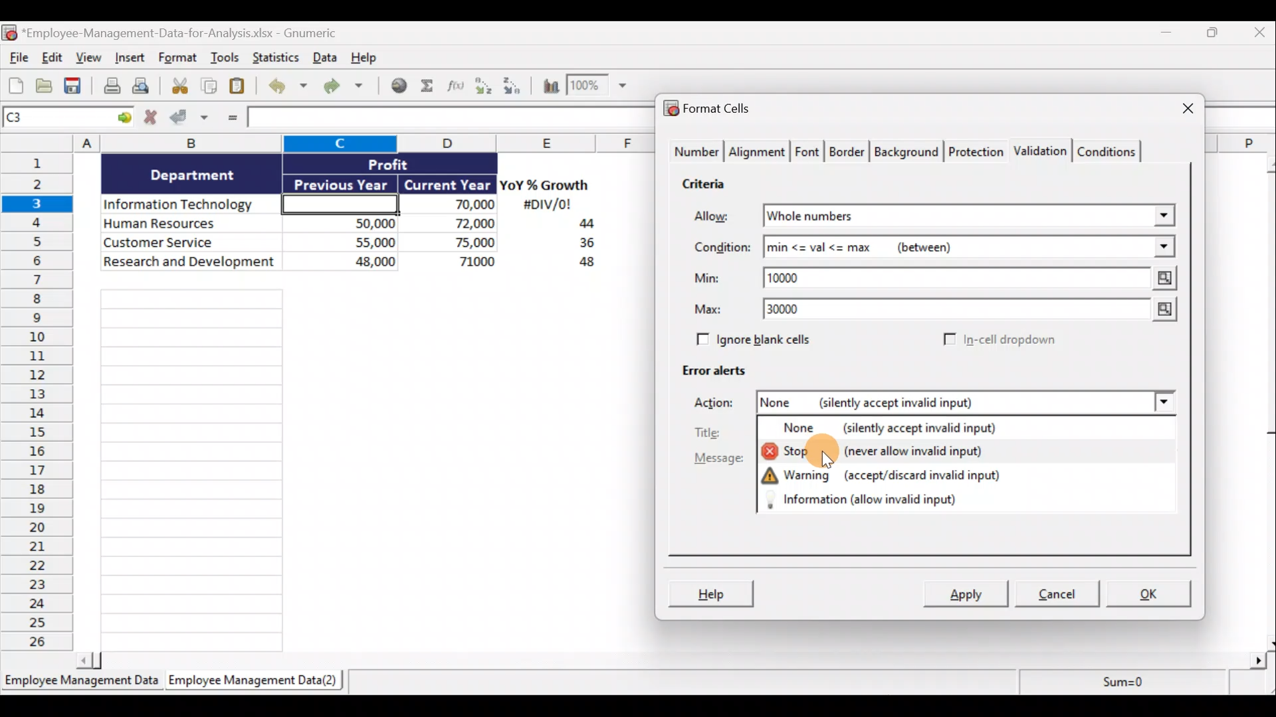 This screenshot has width=1276, height=717. What do you see at coordinates (918, 404) in the screenshot?
I see `None (silently accept invalid input)` at bounding box center [918, 404].